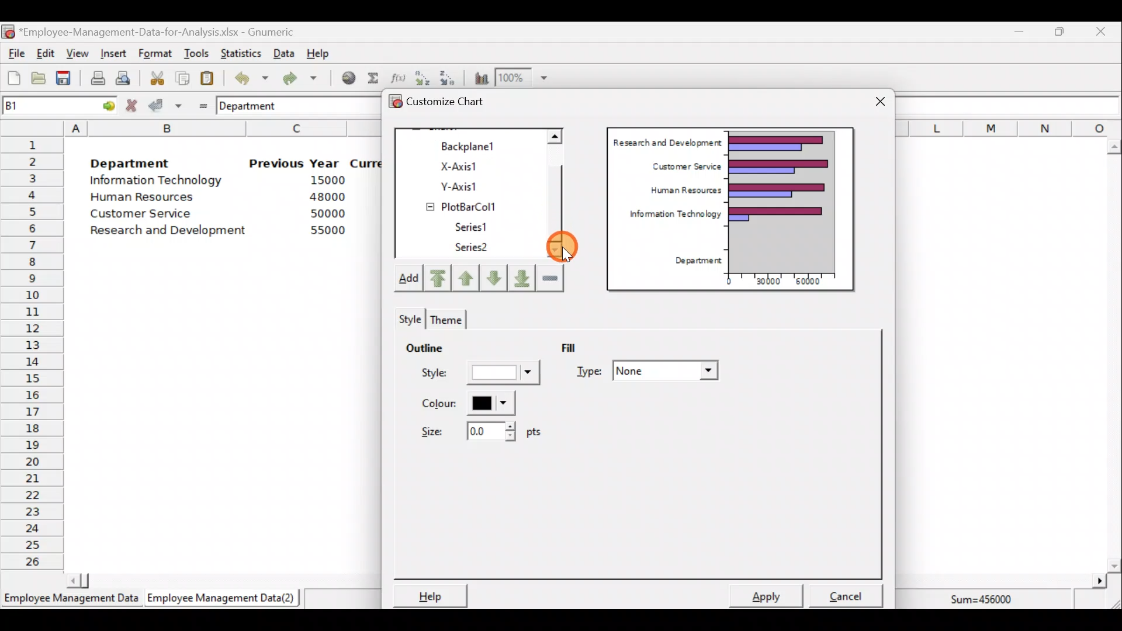 The image size is (1122, 631). What do you see at coordinates (407, 280) in the screenshot?
I see `Add` at bounding box center [407, 280].